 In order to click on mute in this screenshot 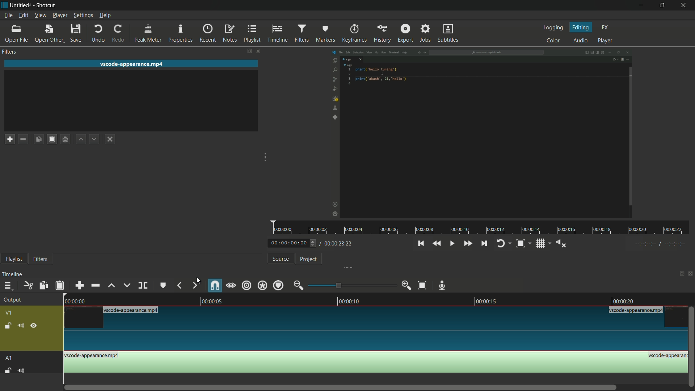, I will do `click(22, 371)`.